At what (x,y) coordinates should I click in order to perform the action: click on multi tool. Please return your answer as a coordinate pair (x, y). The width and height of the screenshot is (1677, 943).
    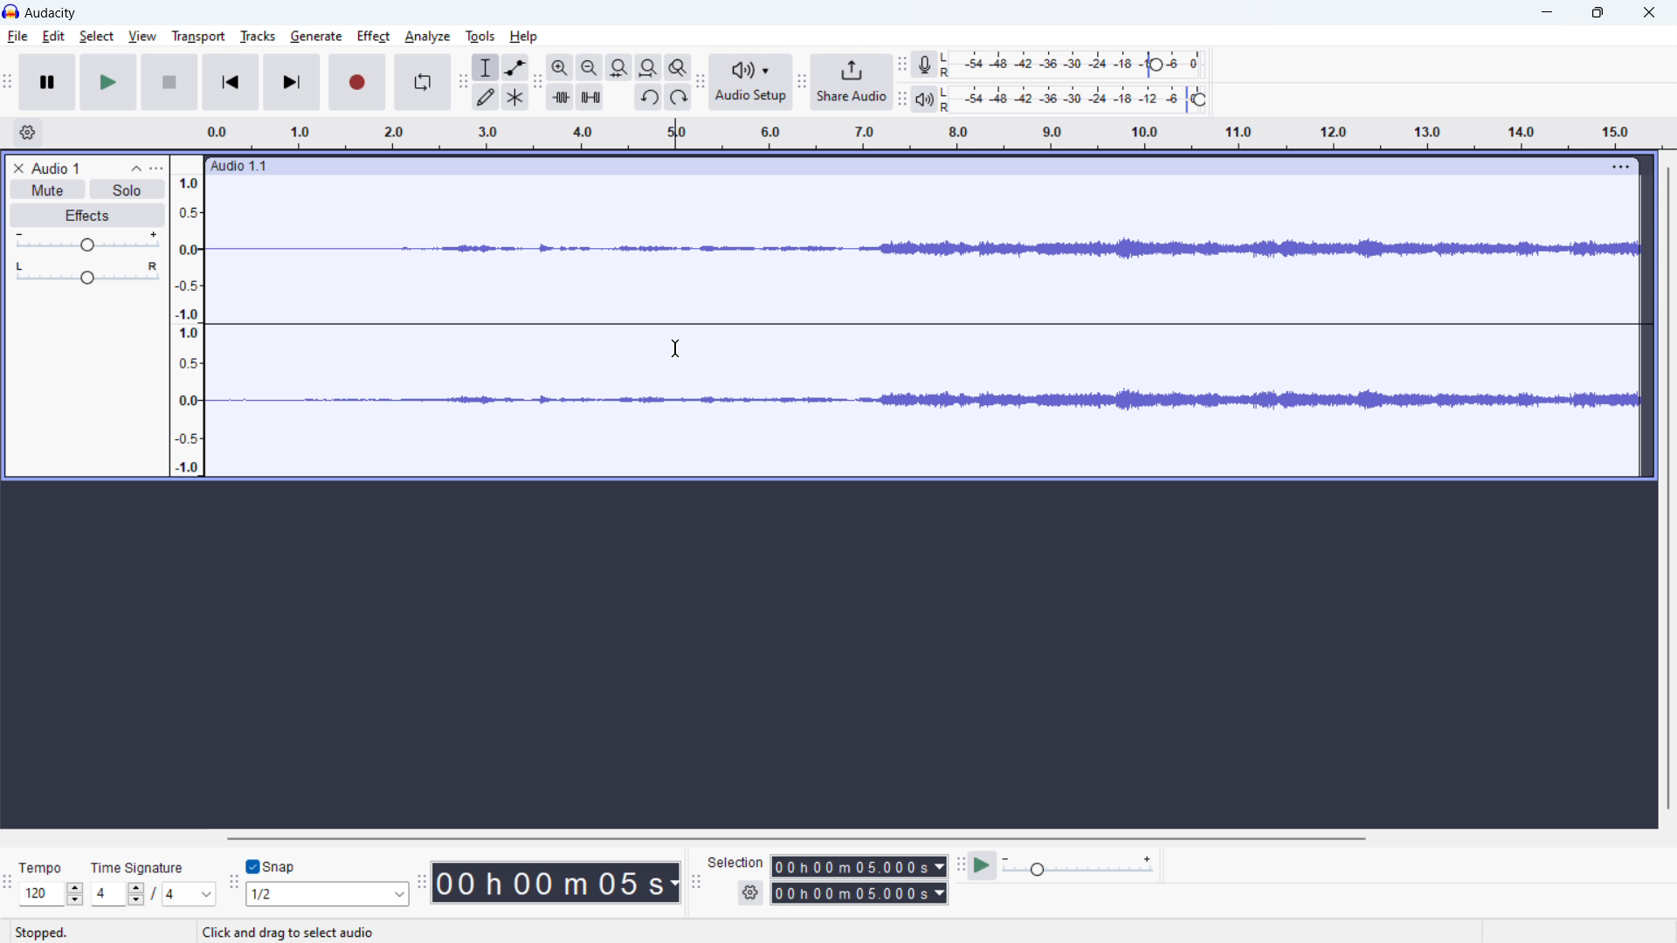
    Looking at the image, I should click on (516, 96).